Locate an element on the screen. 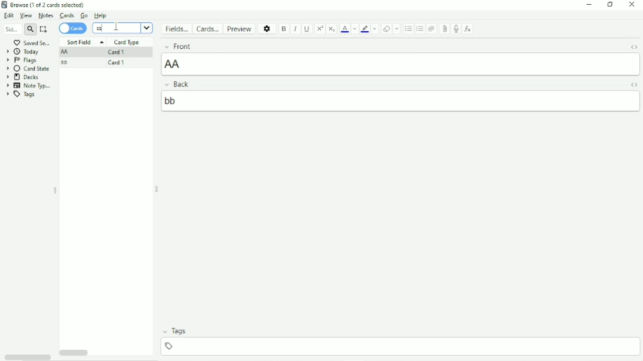  Front is located at coordinates (389, 45).